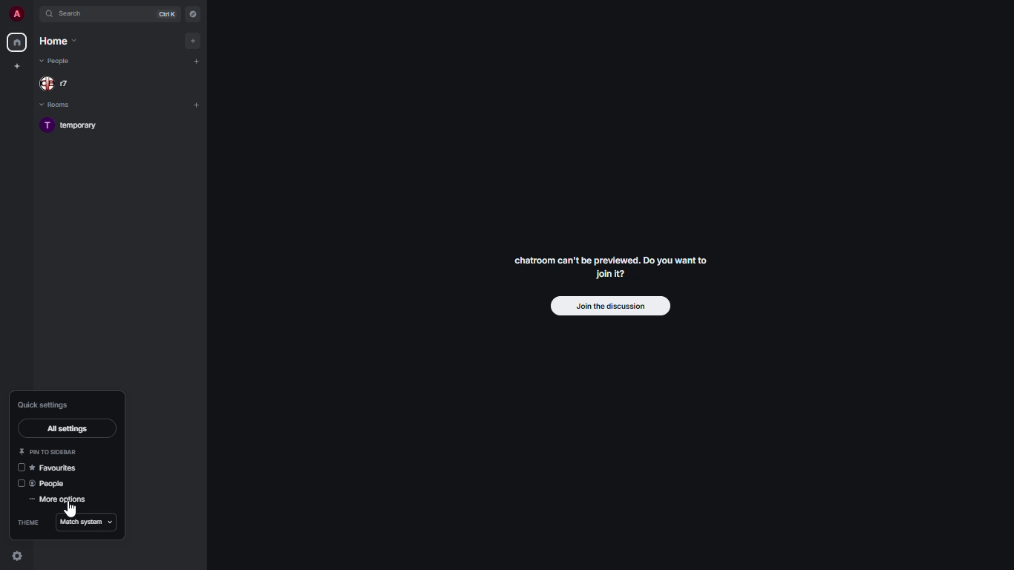 This screenshot has height=570, width=1014. Describe the element at coordinates (196, 105) in the screenshot. I see `add` at that location.